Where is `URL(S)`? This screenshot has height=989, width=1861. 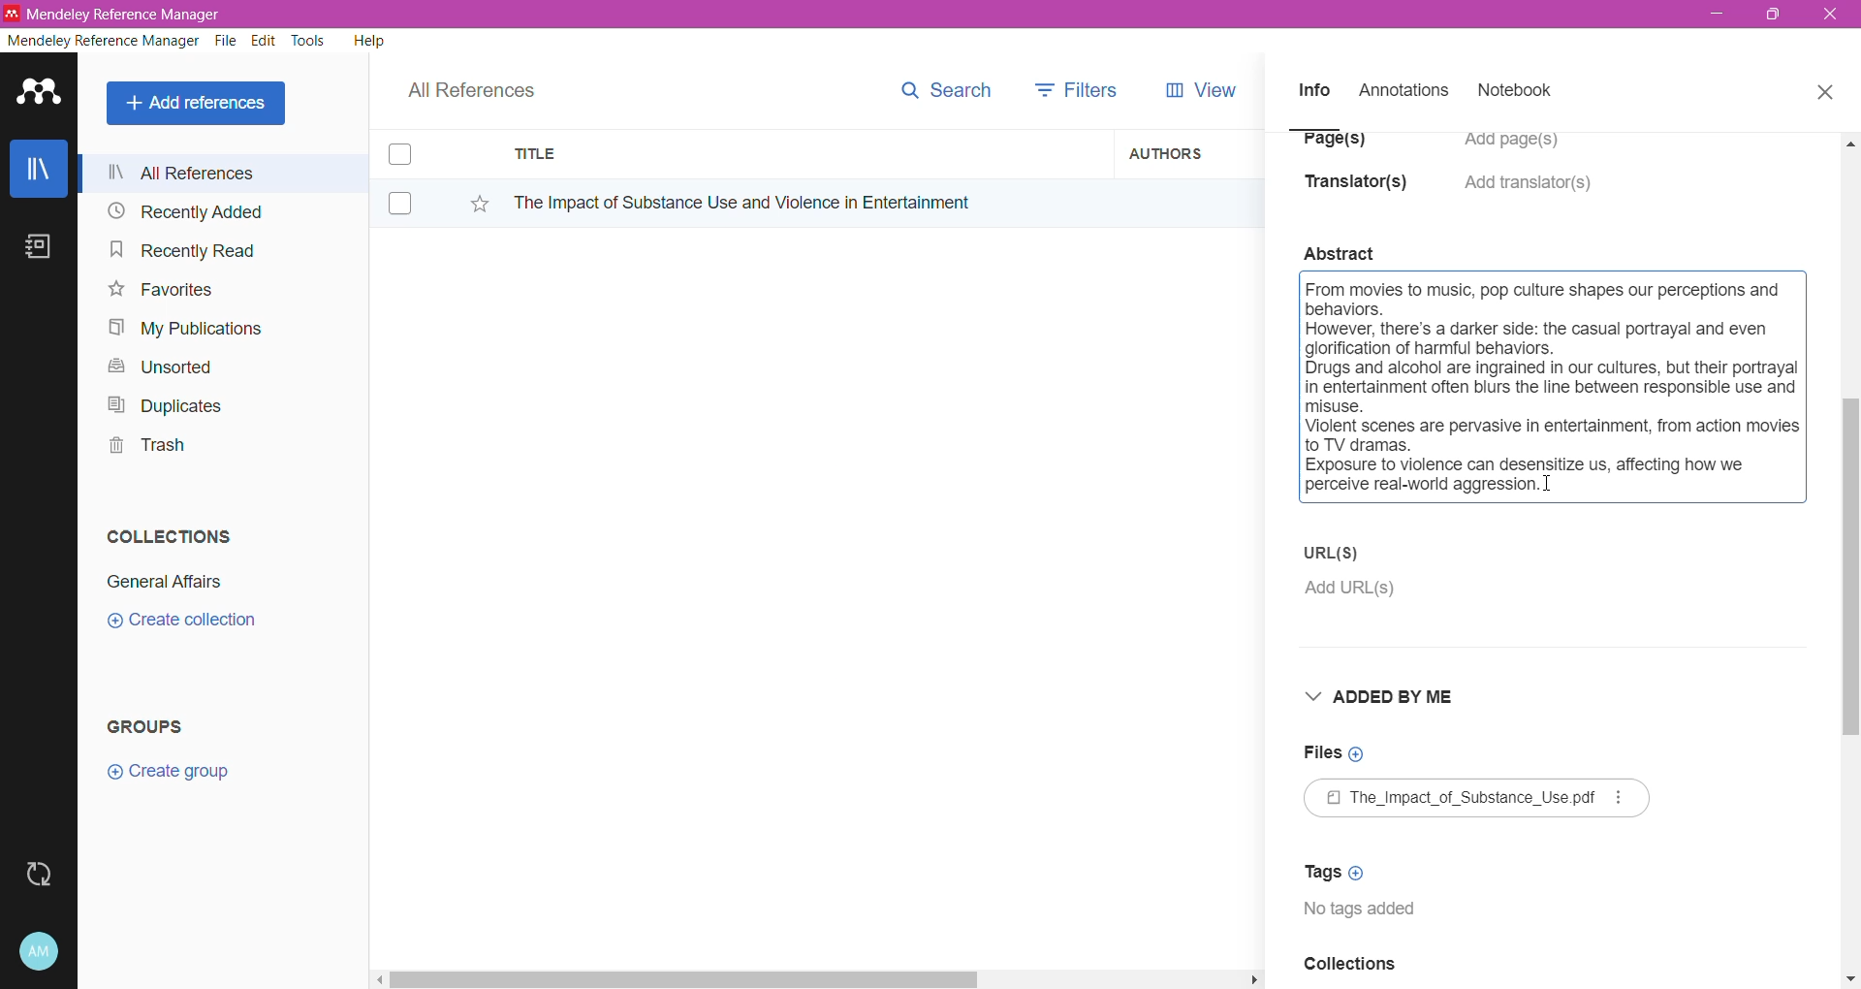 URL(S) is located at coordinates (1336, 552).